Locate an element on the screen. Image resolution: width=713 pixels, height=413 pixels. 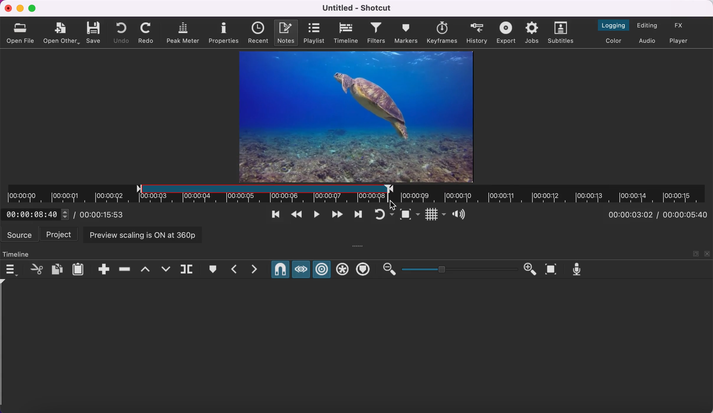
split at playhead is located at coordinates (187, 269).